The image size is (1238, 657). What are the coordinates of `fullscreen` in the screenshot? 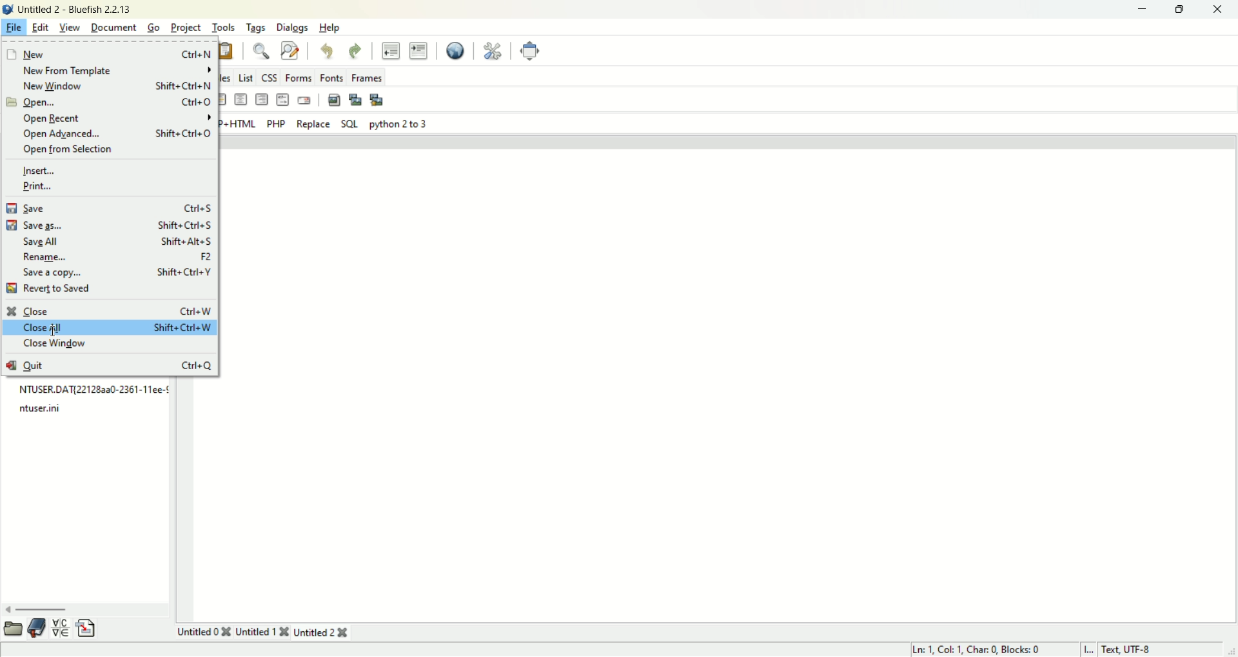 It's located at (531, 50).